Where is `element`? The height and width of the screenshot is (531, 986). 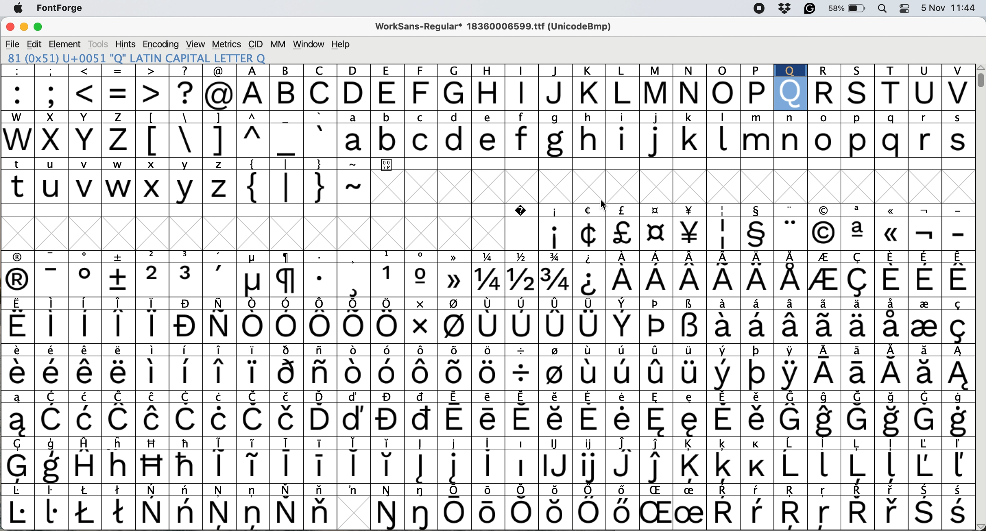 element is located at coordinates (67, 44).